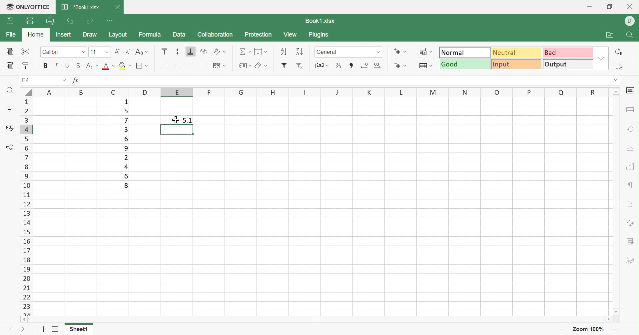 Image resolution: width=639 pixels, height=335 pixels. Describe the element at coordinates (125, 186) in the screenshot. I see `8` at that location.